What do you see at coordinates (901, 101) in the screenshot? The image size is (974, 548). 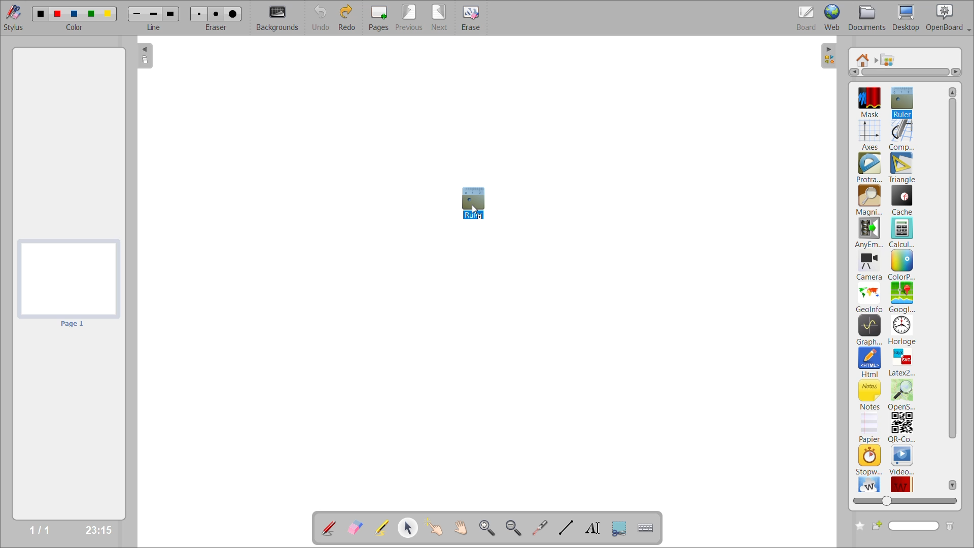 I see `ruler` at bounding box center [901, 101].